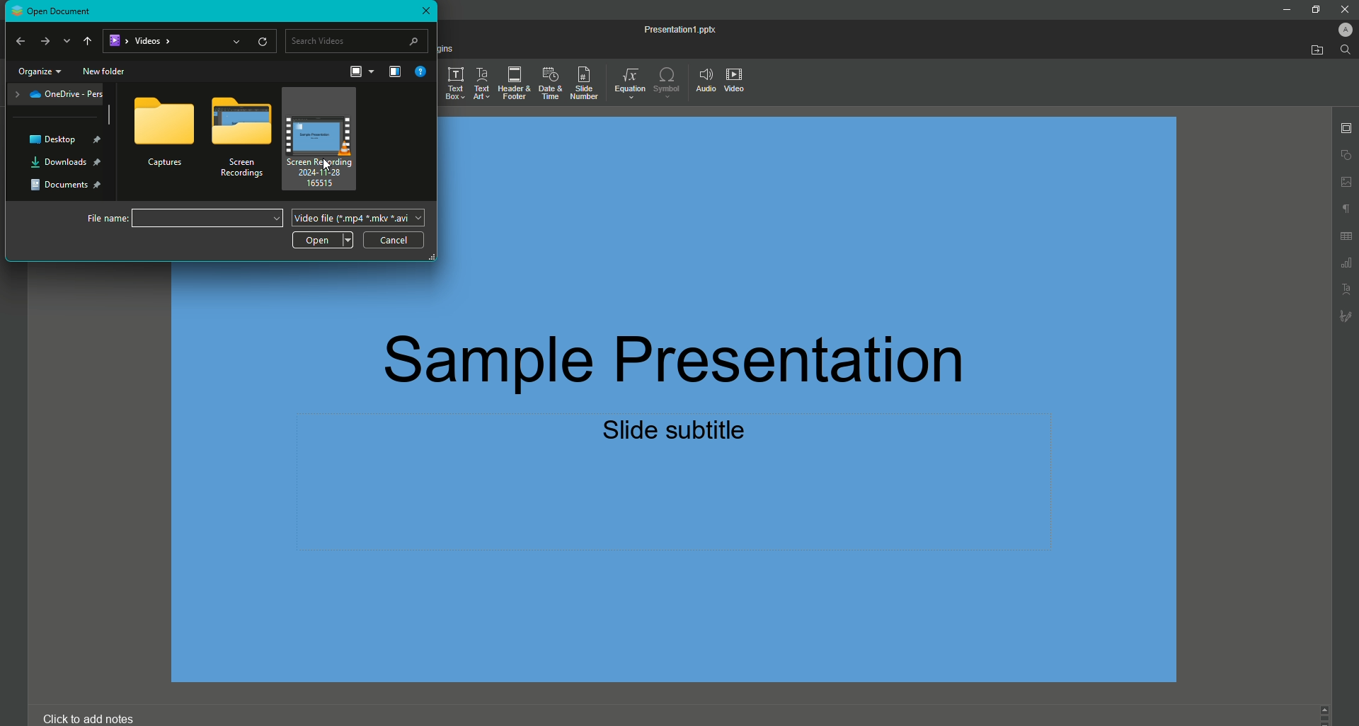 The width and height of the screenshot is (1359, 726). What do you see at coordinates (1347, 289) in the screenshot?
I see `Text settings` at bounding box center [1347, 289].